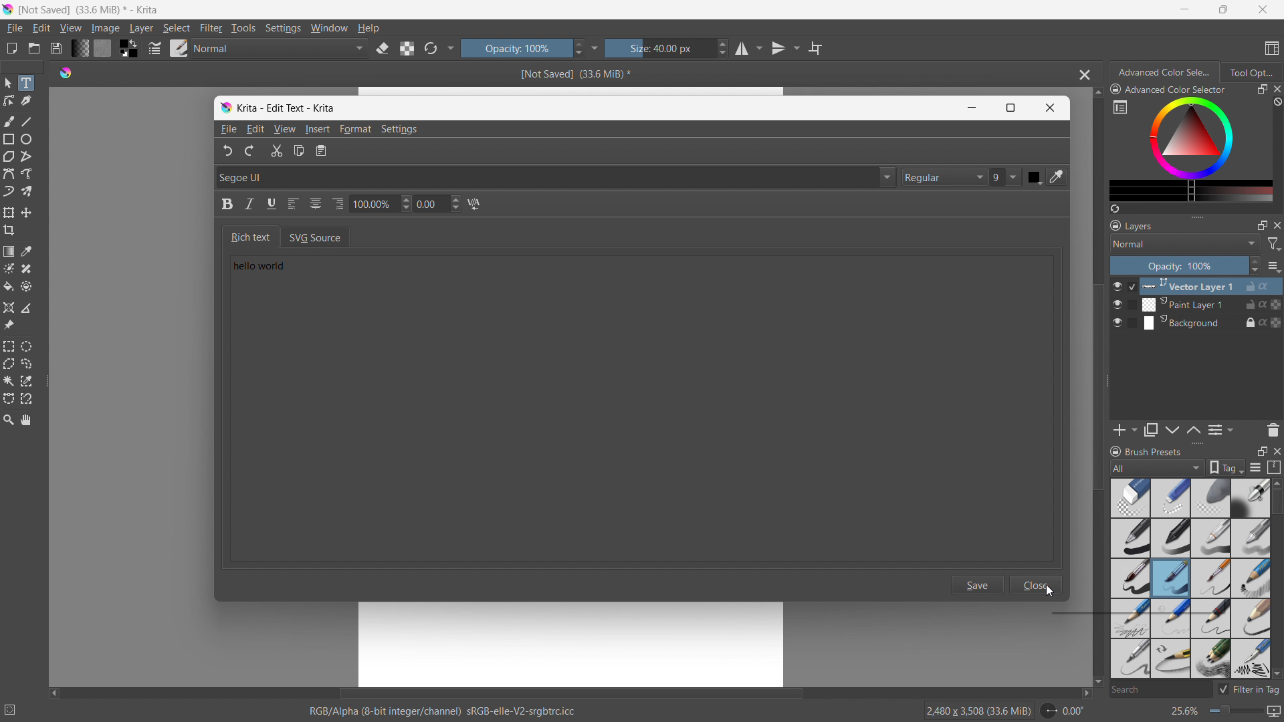 This screenshot has width=1284, height=722. I want to click on filter in tag, so click(1249, 687).